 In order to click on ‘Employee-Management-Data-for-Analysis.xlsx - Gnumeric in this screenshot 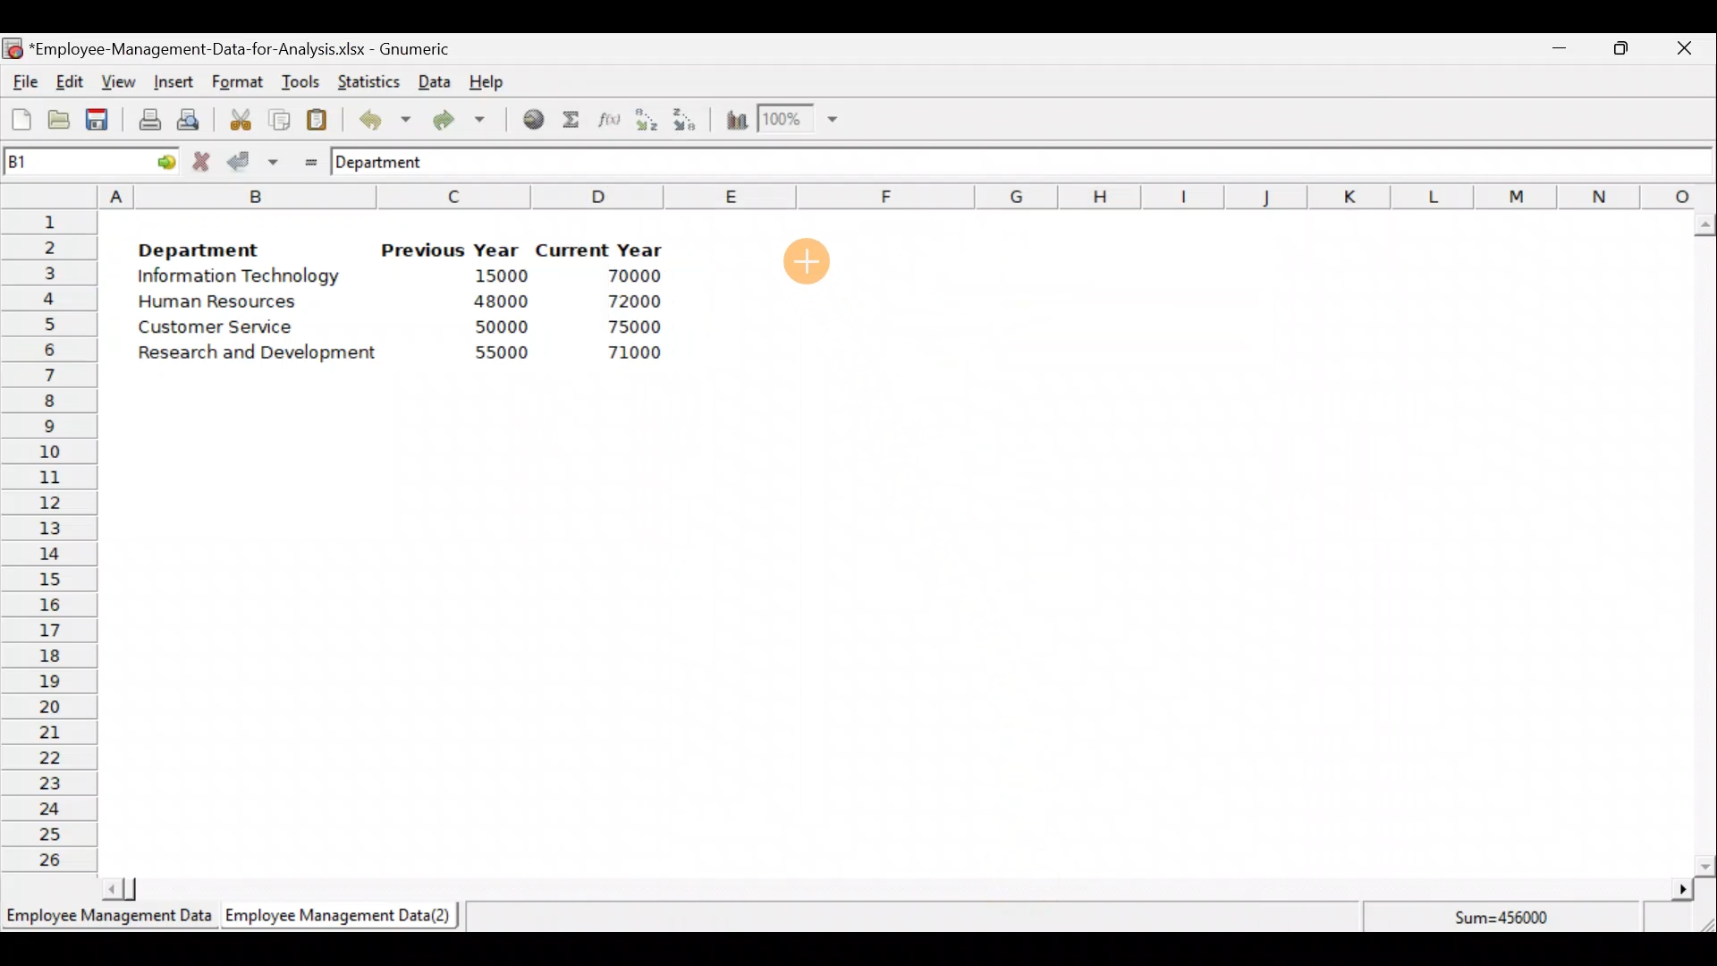, I will do `click(245, 47)`.